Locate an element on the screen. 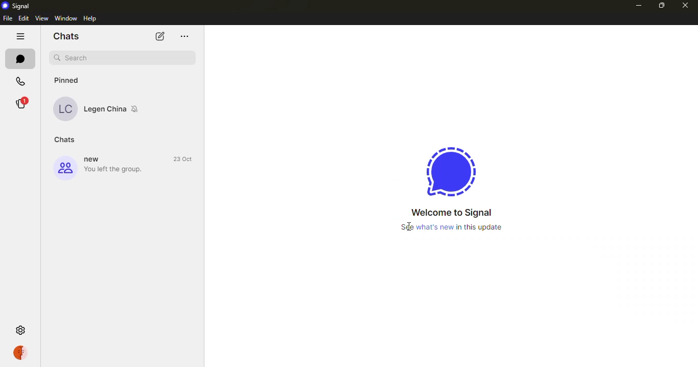 This screenshot has width=698, height=367. sent is located at coordinates (187, 110).